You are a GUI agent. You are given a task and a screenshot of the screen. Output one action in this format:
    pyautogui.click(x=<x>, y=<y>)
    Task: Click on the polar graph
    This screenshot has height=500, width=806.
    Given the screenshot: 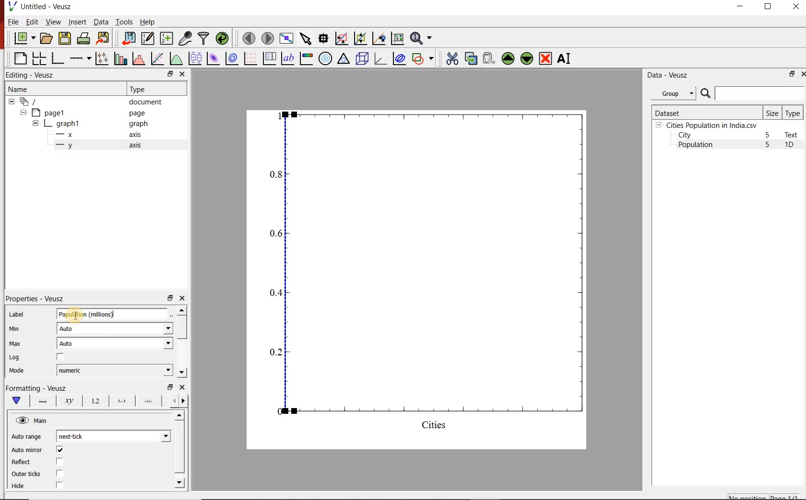 What is the action you would take?
    pyautogui.click(x=325, y=58)
    